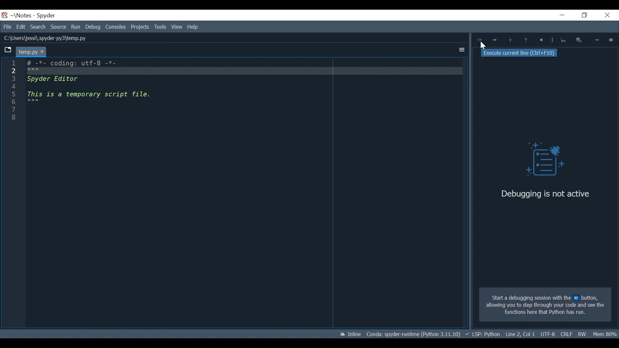  What do you see at coordinates (482, 334) in the screenshot?
I see `Language` at bounding box center [482, 334].